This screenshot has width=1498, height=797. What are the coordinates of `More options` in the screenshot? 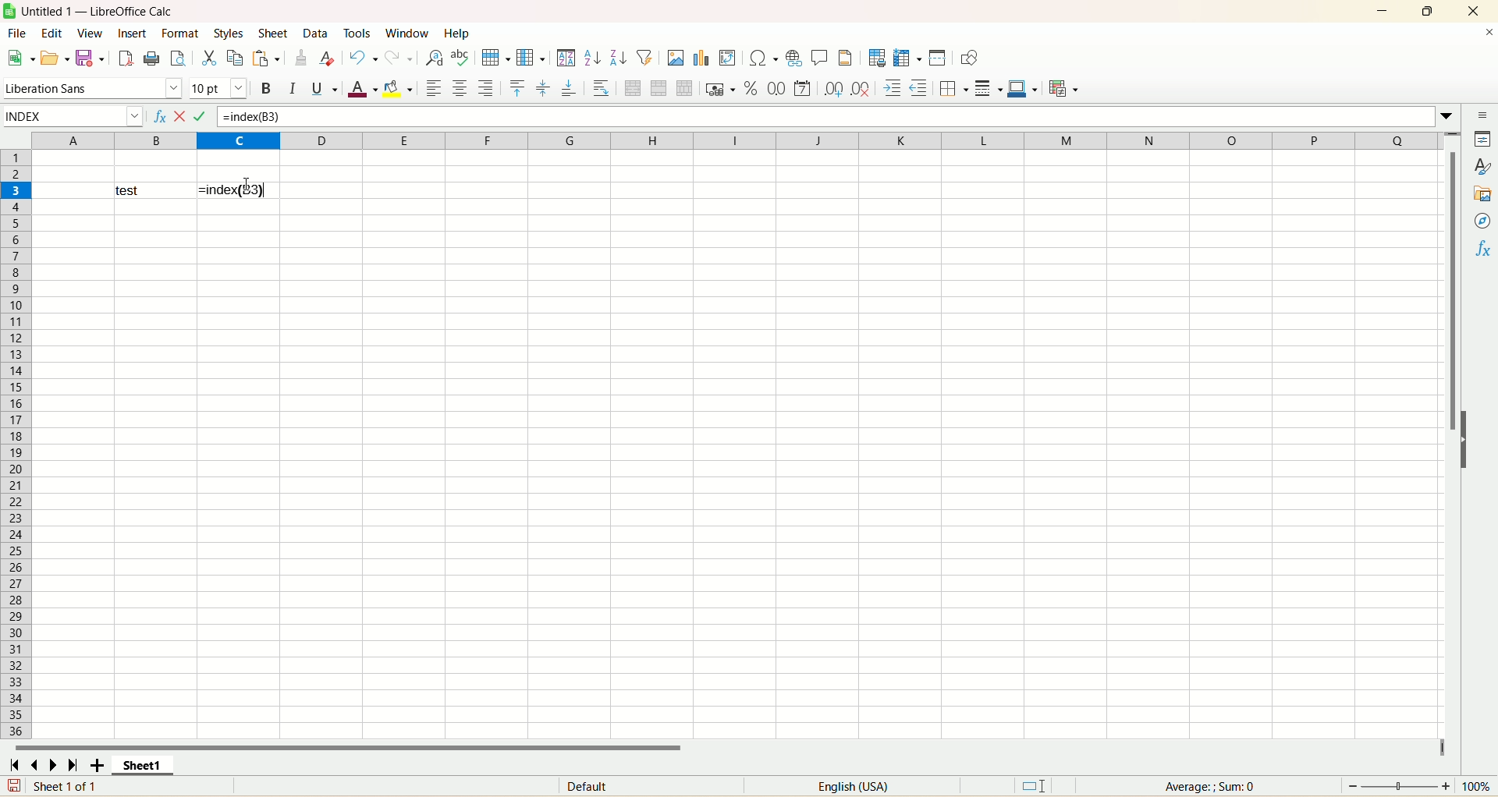 It's located at (1447, 117).